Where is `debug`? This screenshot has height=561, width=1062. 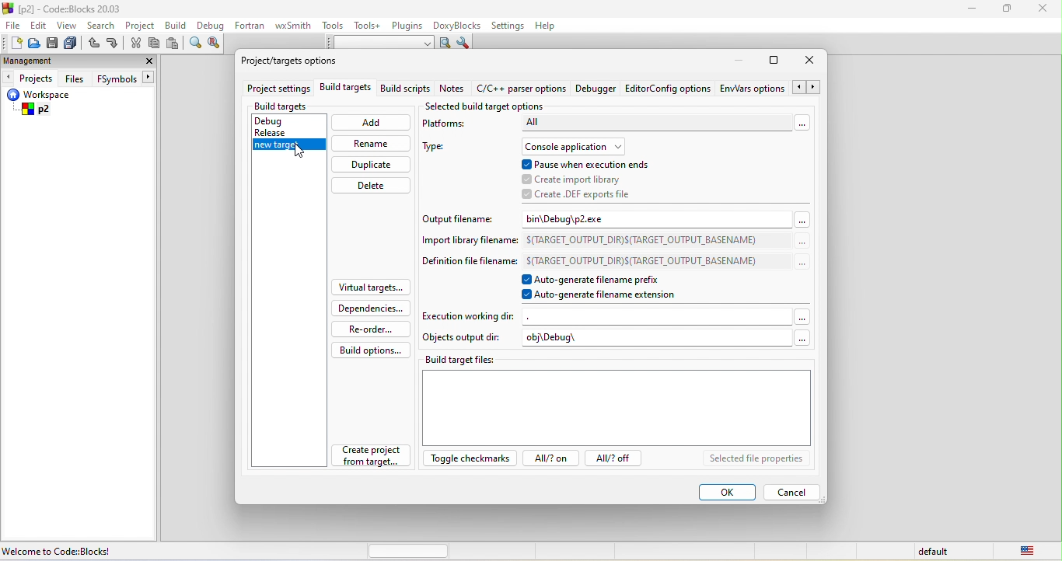 debug is located at coordinates (284, 119).